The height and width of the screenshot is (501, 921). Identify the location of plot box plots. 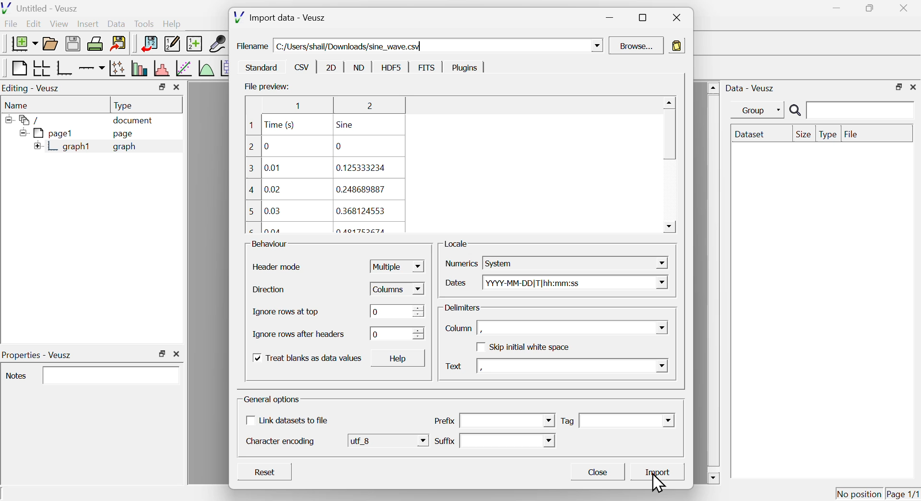
(225, 68).